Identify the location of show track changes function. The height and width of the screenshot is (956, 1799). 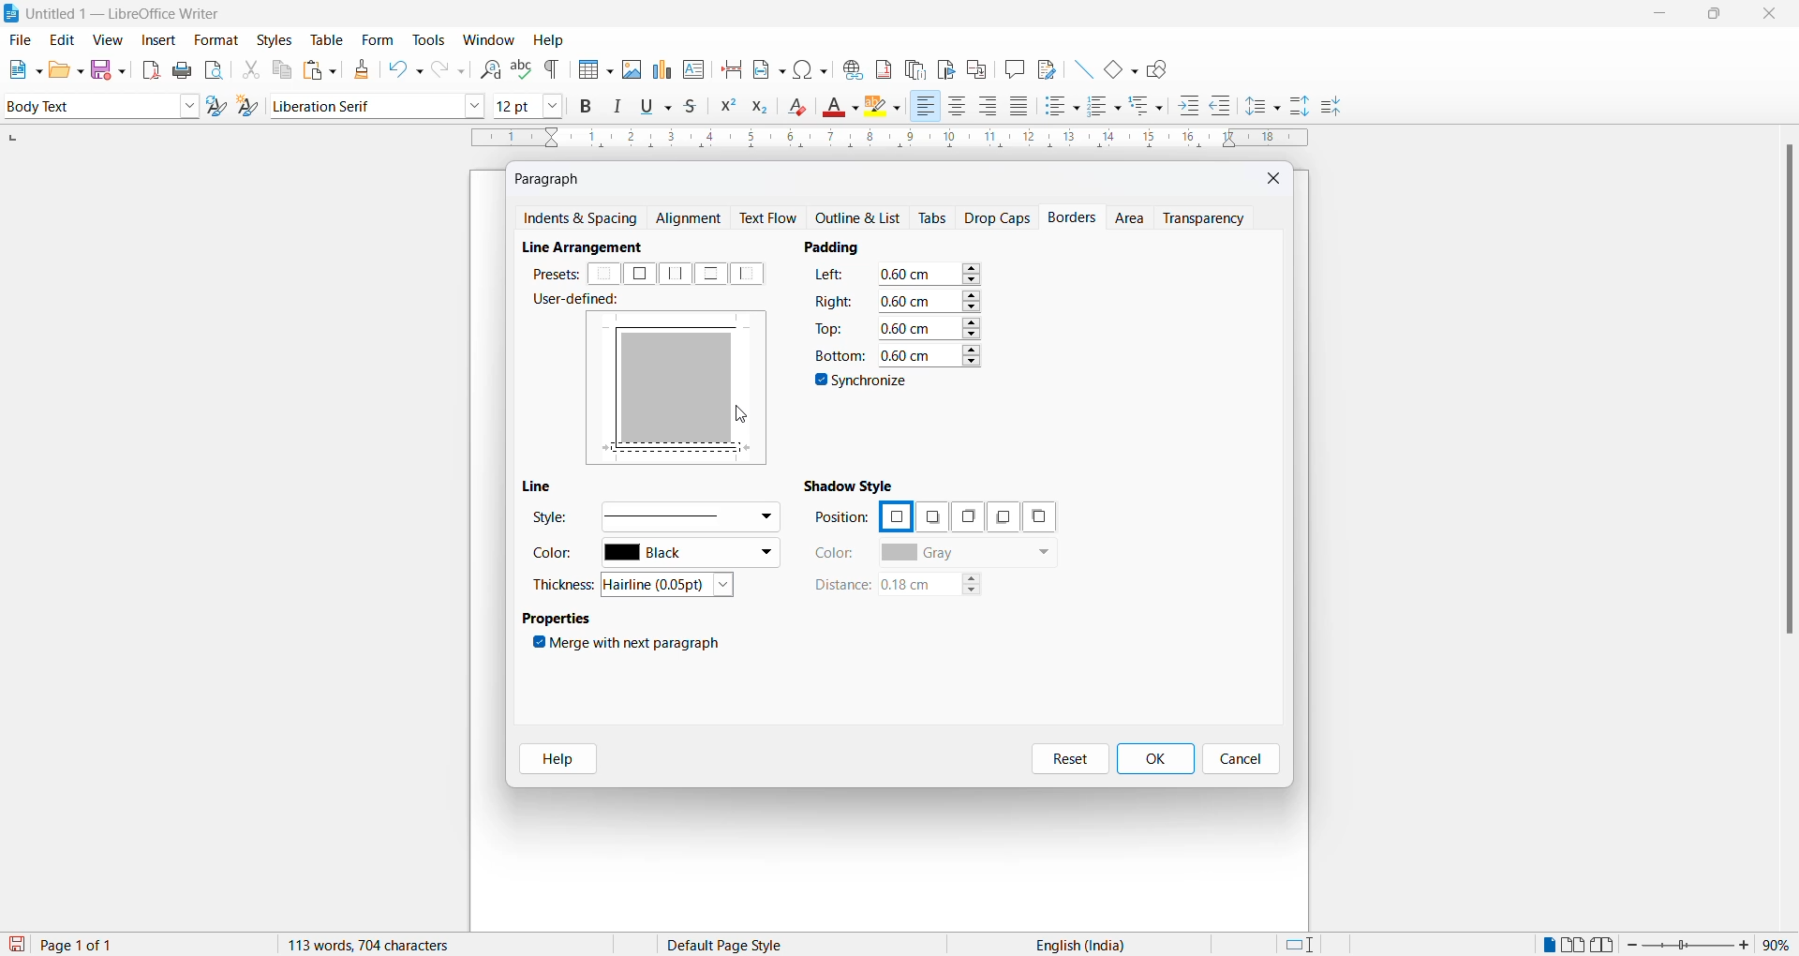
(976, 67).